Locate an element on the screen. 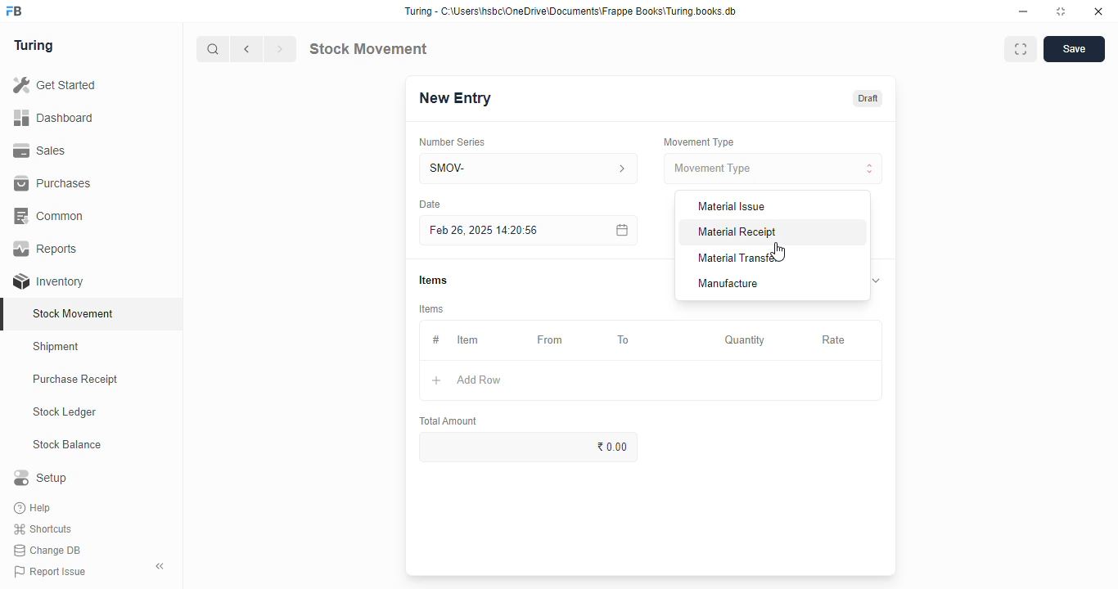 This screenshot has width=1118, height=589. add is located at coordinates (436, 380).